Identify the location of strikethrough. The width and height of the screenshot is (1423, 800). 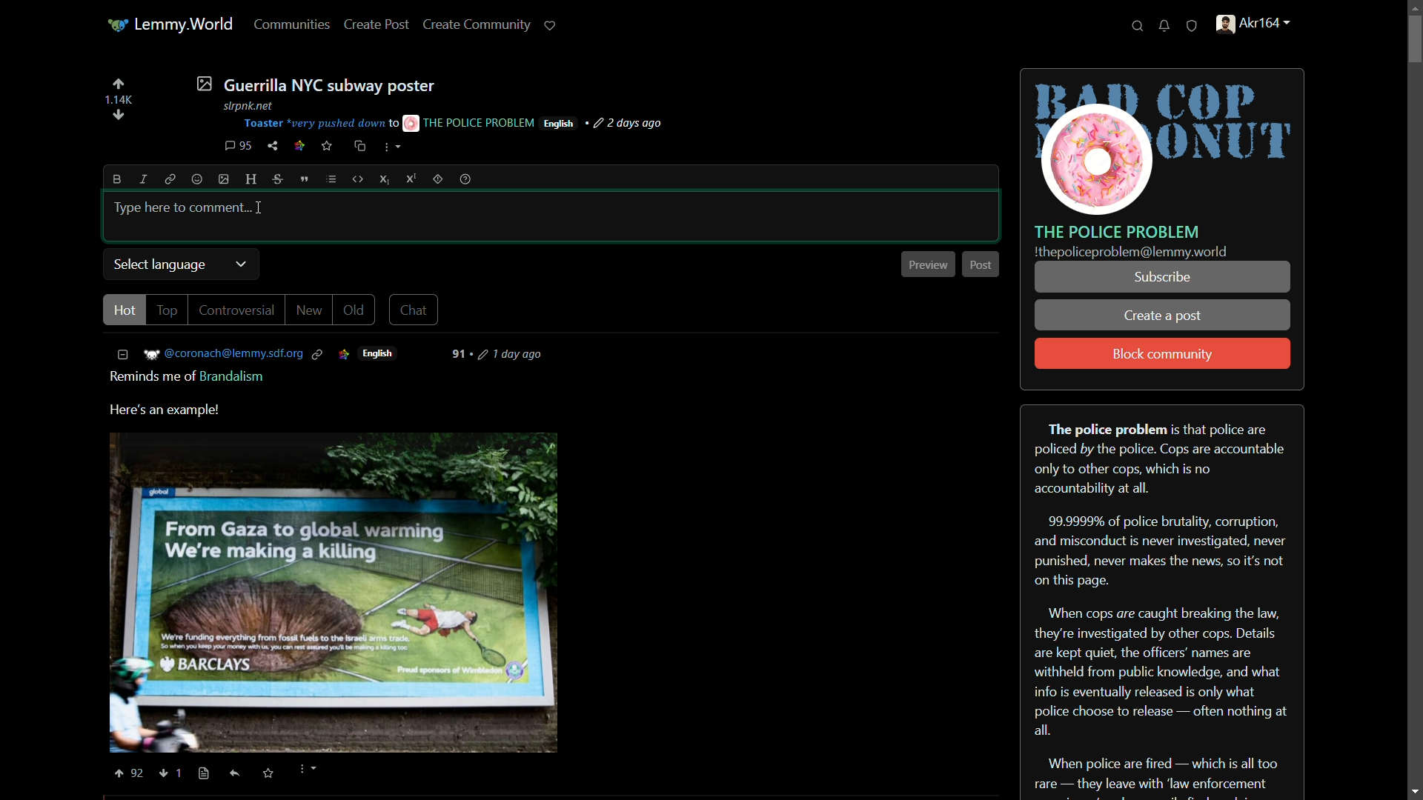
(279, 180).